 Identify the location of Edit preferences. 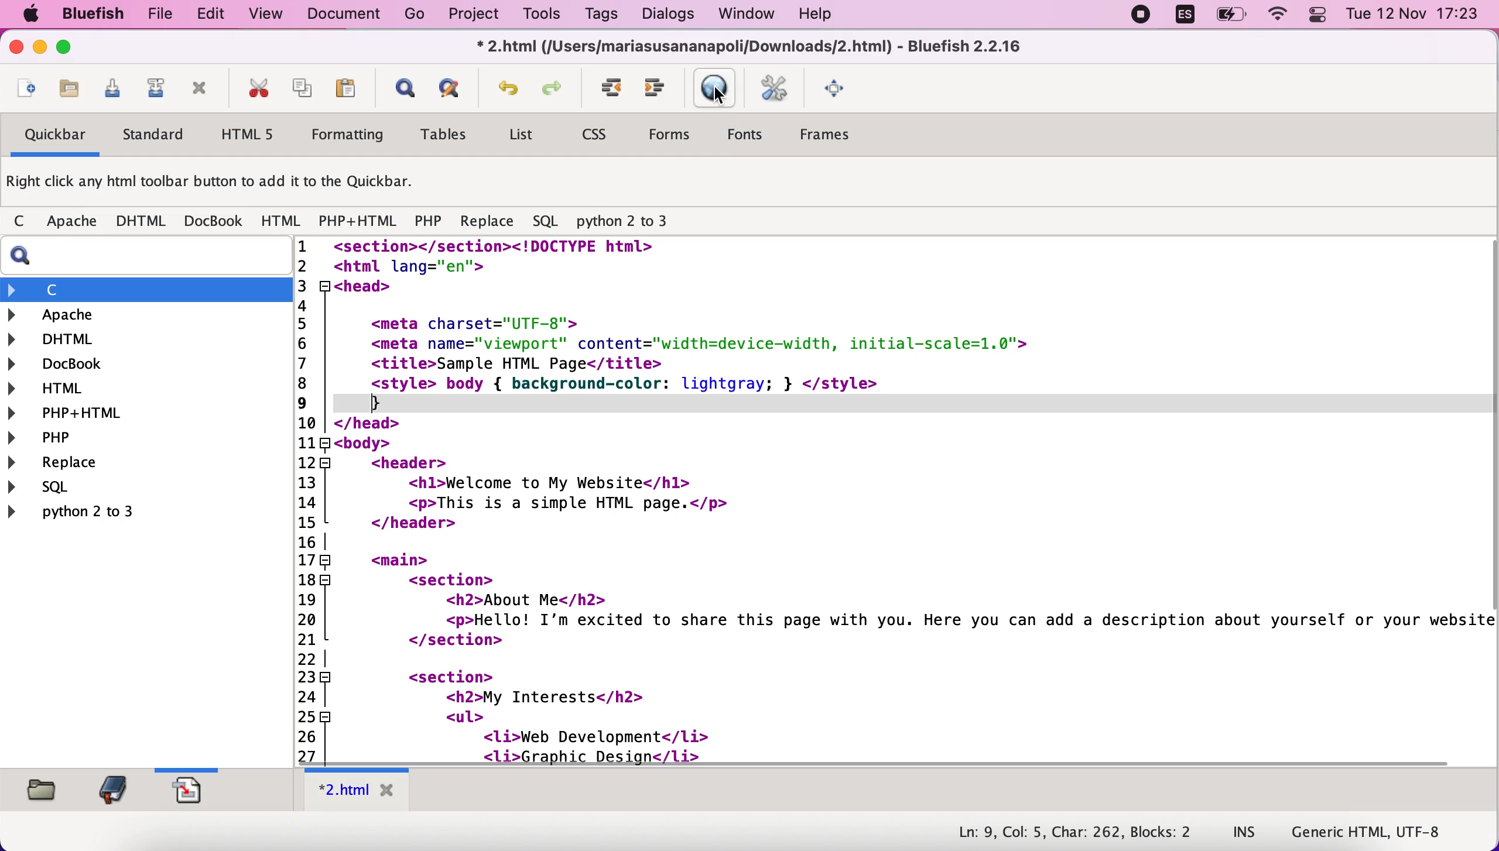
(781, 90).